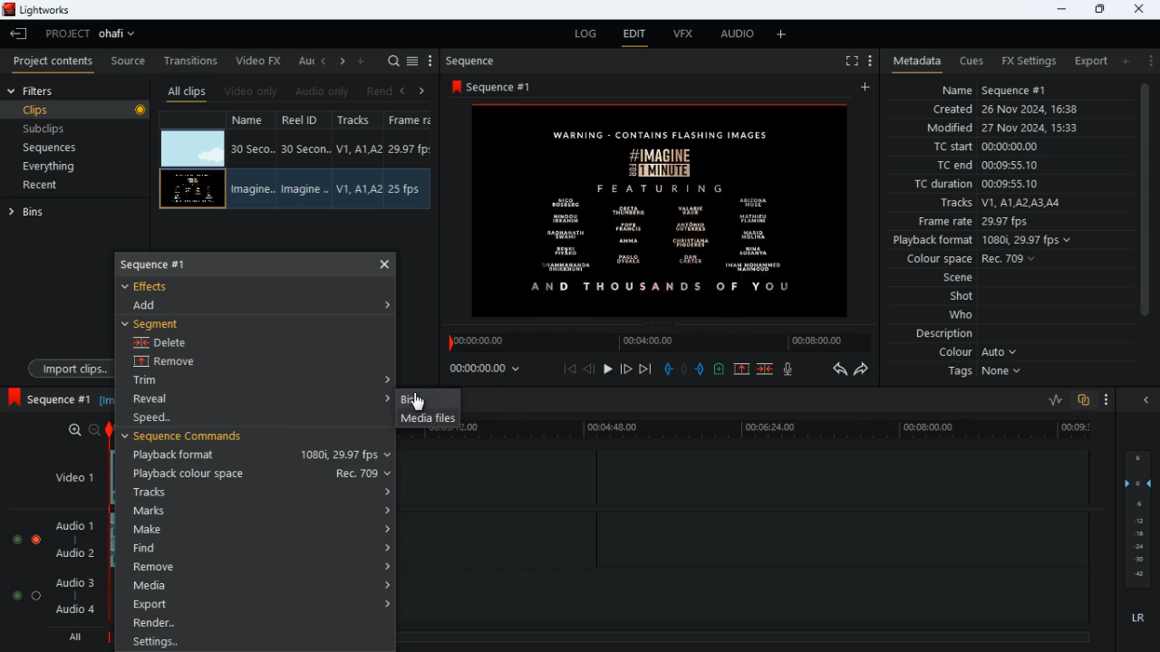  What do you see at coordinates (782, 35) in the screenshot?
I see `add` at bounding box center [782, 35].